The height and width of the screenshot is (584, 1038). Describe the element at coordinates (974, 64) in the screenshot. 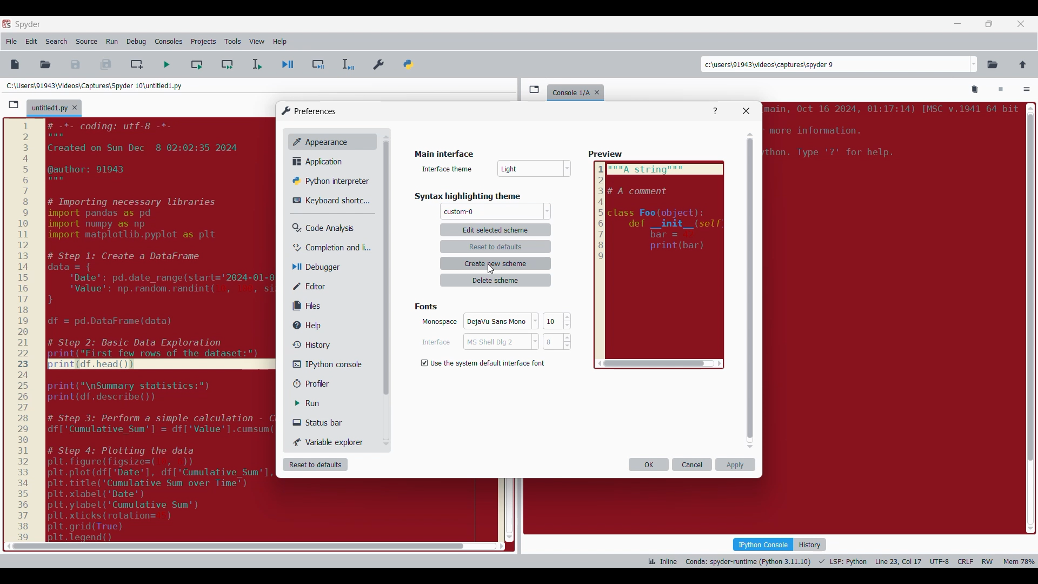

I see `Location options` at that location.